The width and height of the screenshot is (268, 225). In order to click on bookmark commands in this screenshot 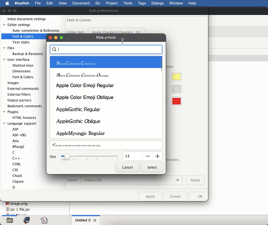, I will do `click(25, 106)`.